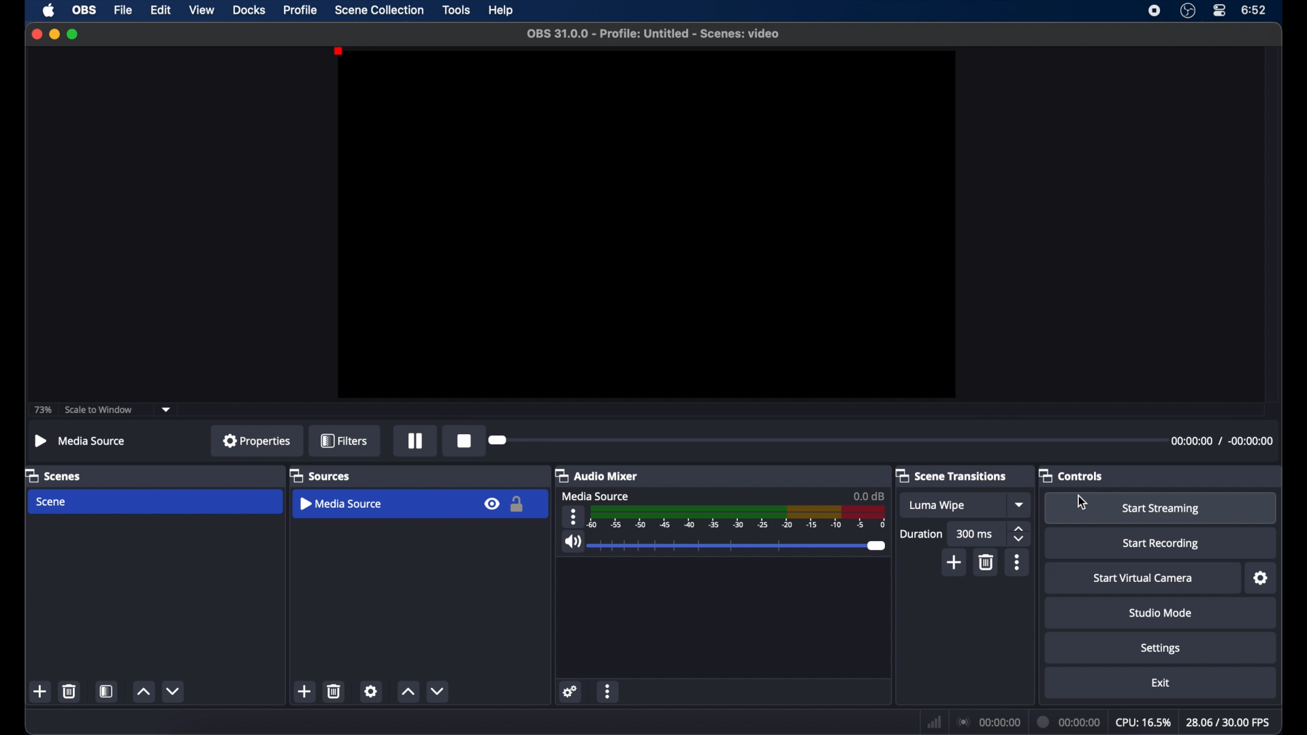 This screenshot has height=735, width=1307. Describe the element at coordinates (407, 691) in the screenshot. I see `increment` at that location.